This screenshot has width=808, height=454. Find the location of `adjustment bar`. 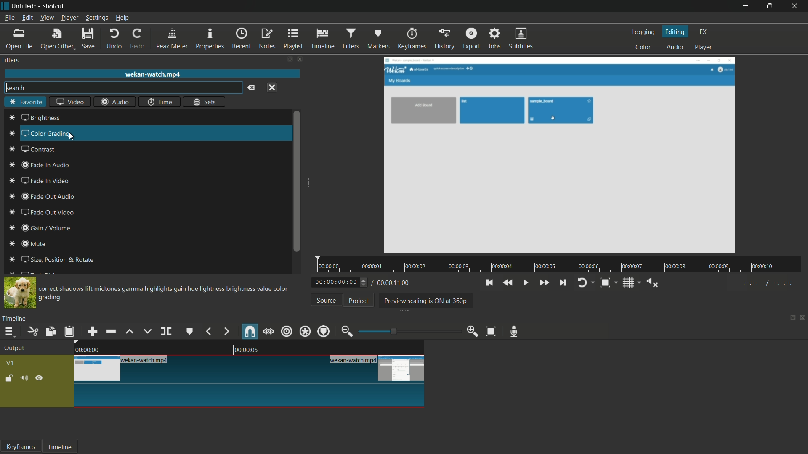

adjustment bar is located at coordinates (406, 331).